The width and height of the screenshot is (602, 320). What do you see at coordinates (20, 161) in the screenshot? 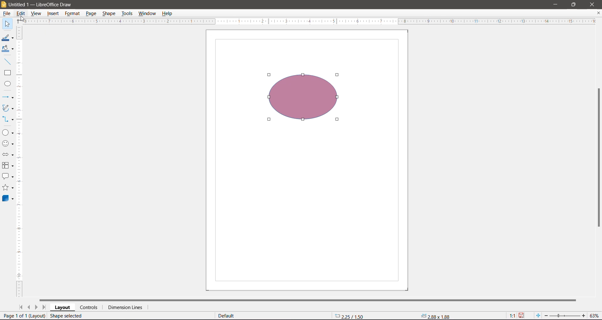
I see `Vertical Ruler` at bounding box center [20, 161].